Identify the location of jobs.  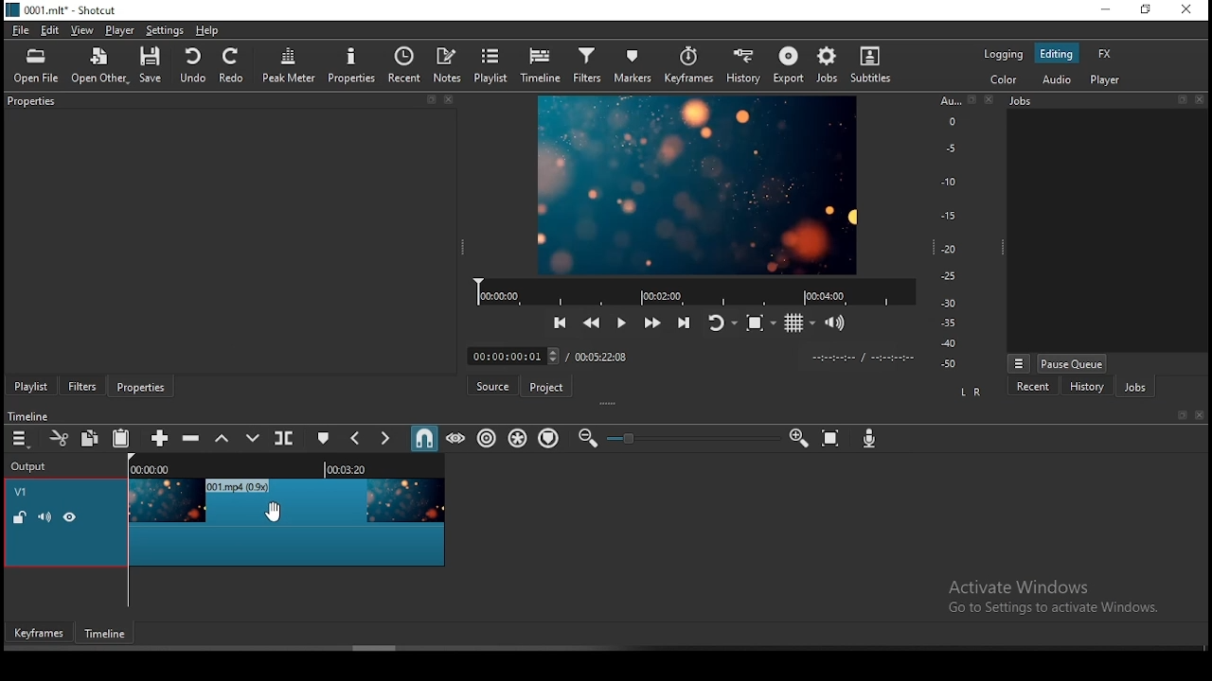
(1105, 102).